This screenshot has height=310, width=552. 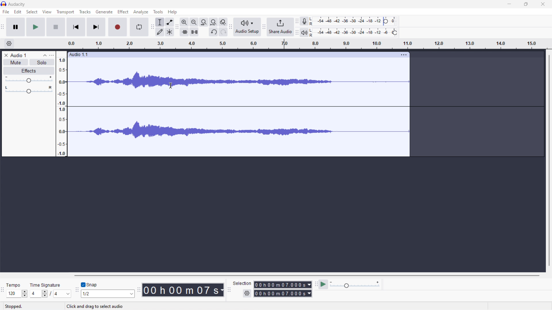 I want to click on audio setup toolbar, so click(x=231, y=27).